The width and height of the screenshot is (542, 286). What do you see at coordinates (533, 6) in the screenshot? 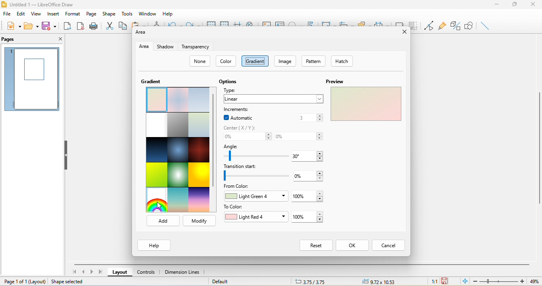
I see `close` at bounding box center [533, 6].